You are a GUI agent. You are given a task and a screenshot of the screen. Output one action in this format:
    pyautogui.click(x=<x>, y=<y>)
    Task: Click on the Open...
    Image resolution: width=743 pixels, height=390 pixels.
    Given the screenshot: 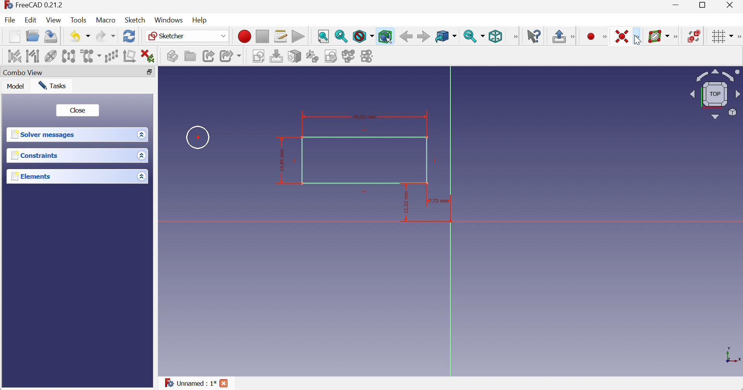 What is the action you would take?
    pyautogui.click(x=33, y=35)
    